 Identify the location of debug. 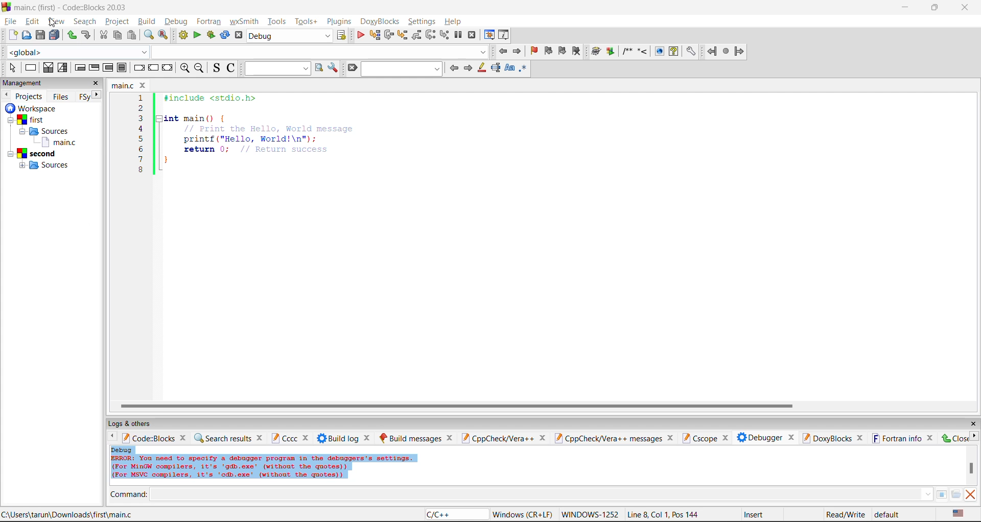
(176, 20).